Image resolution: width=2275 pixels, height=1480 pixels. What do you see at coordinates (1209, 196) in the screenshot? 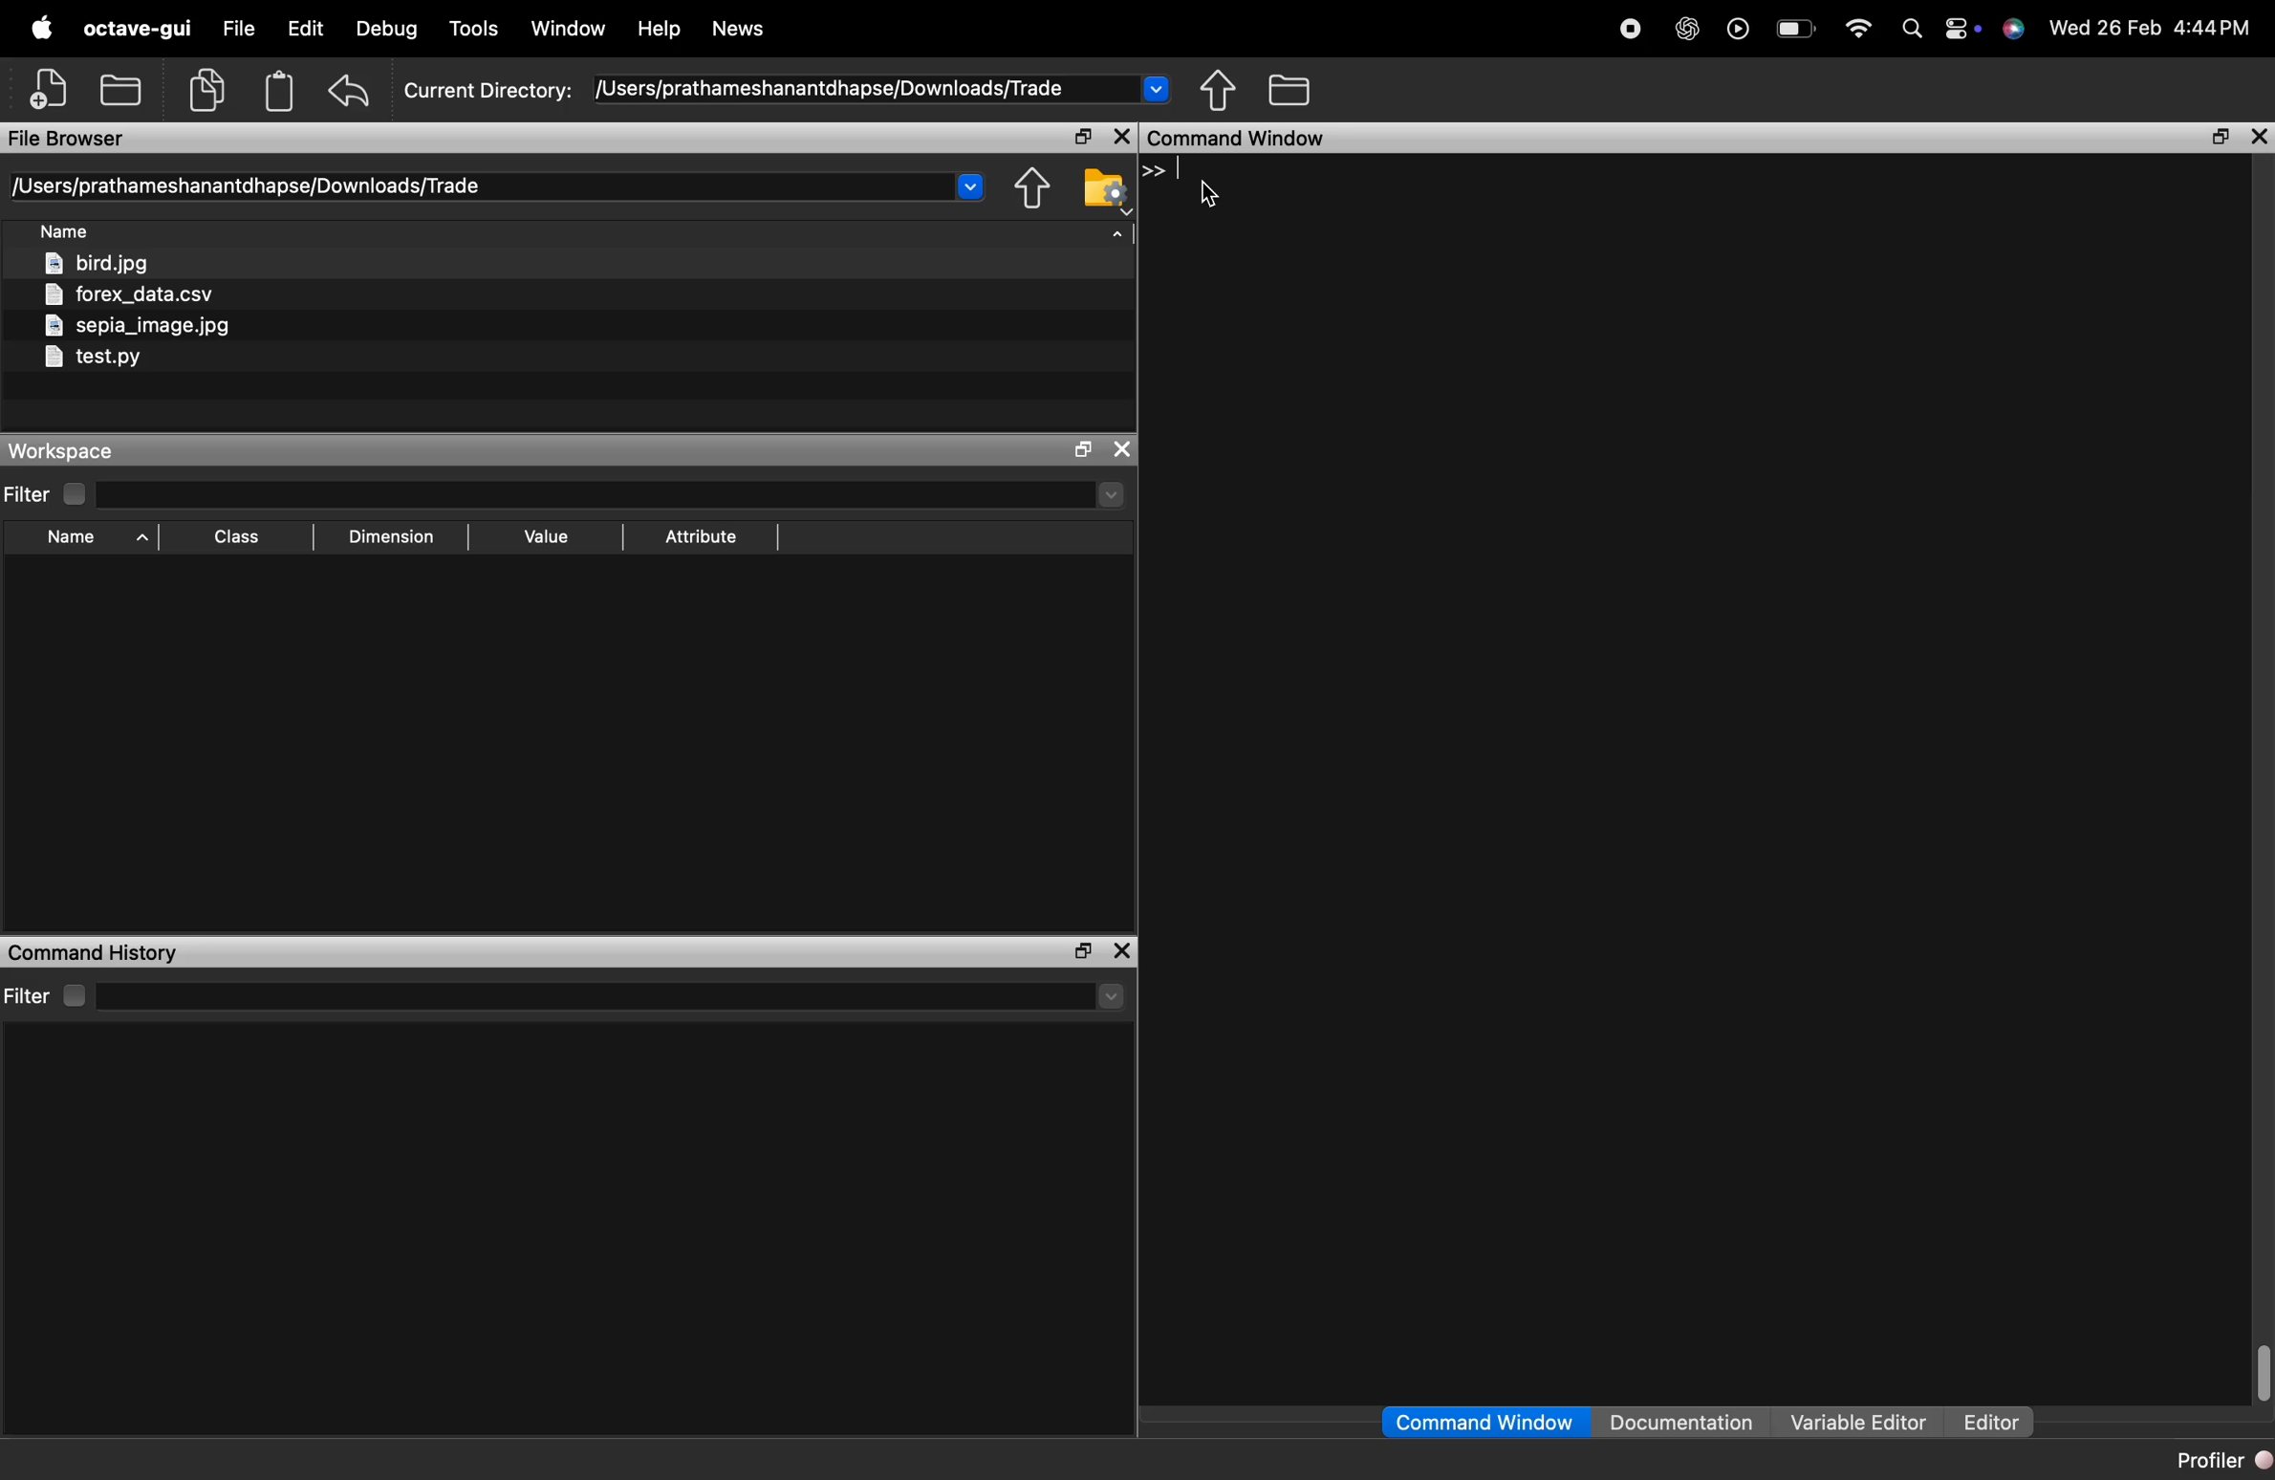
I see `cursor` at bounding box center [1209, 196].